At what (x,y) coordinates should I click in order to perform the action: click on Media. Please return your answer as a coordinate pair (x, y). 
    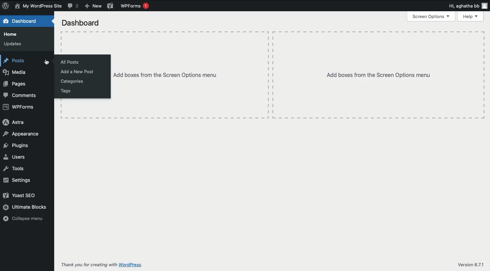
    Looking at the image, I should click on (15, 73).